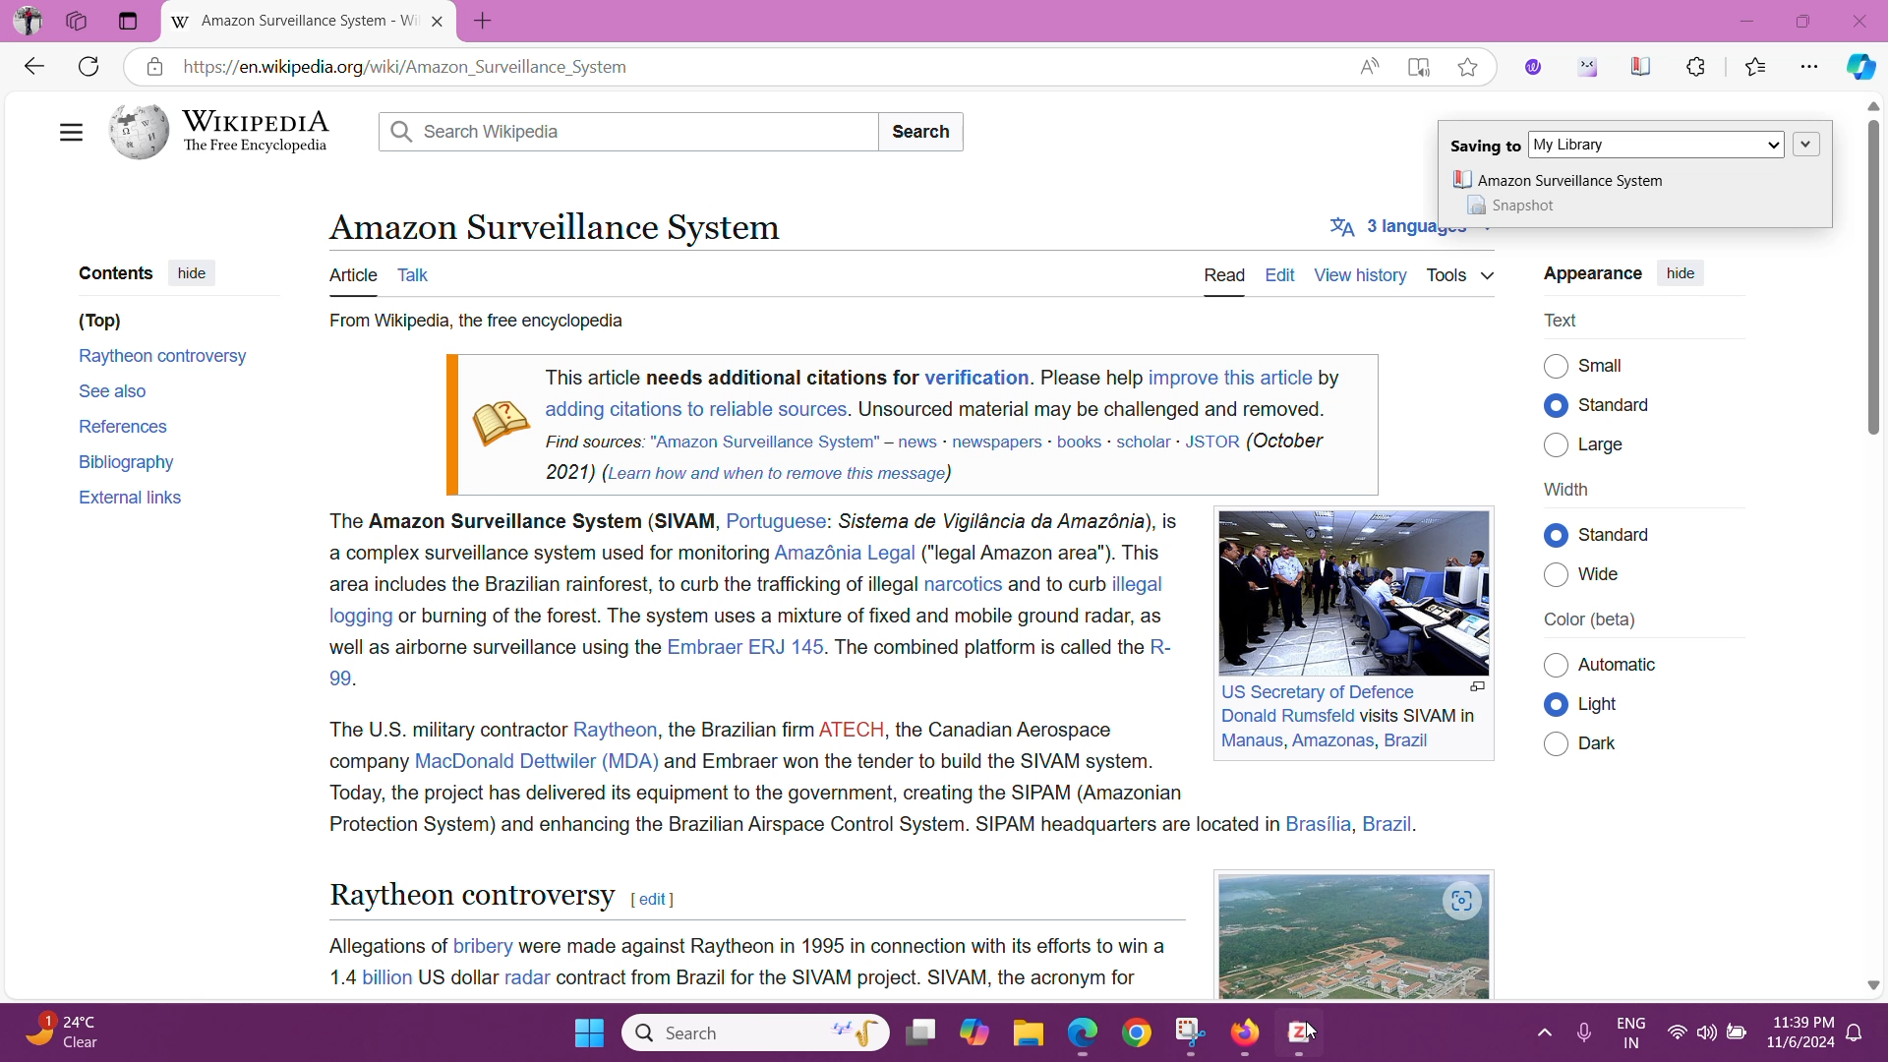 The image size is (1888, 1062). What do you see at coordinates (950, 1031) in the screenshot?
I see `System Taskbar apps` at bounding box center [950, 1031].